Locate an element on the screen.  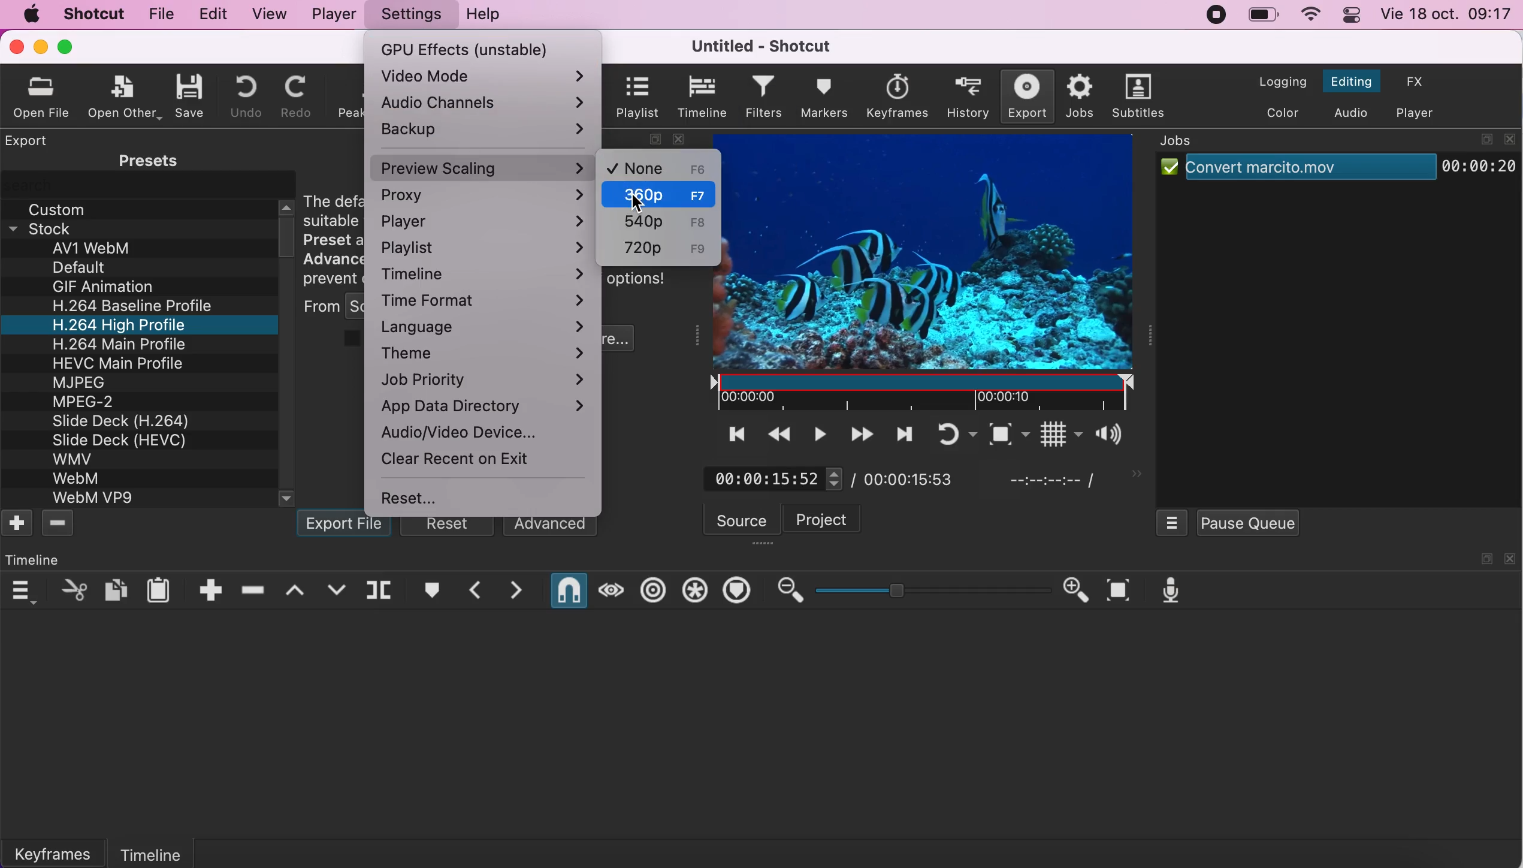
add is located at coordinates (18, 525).